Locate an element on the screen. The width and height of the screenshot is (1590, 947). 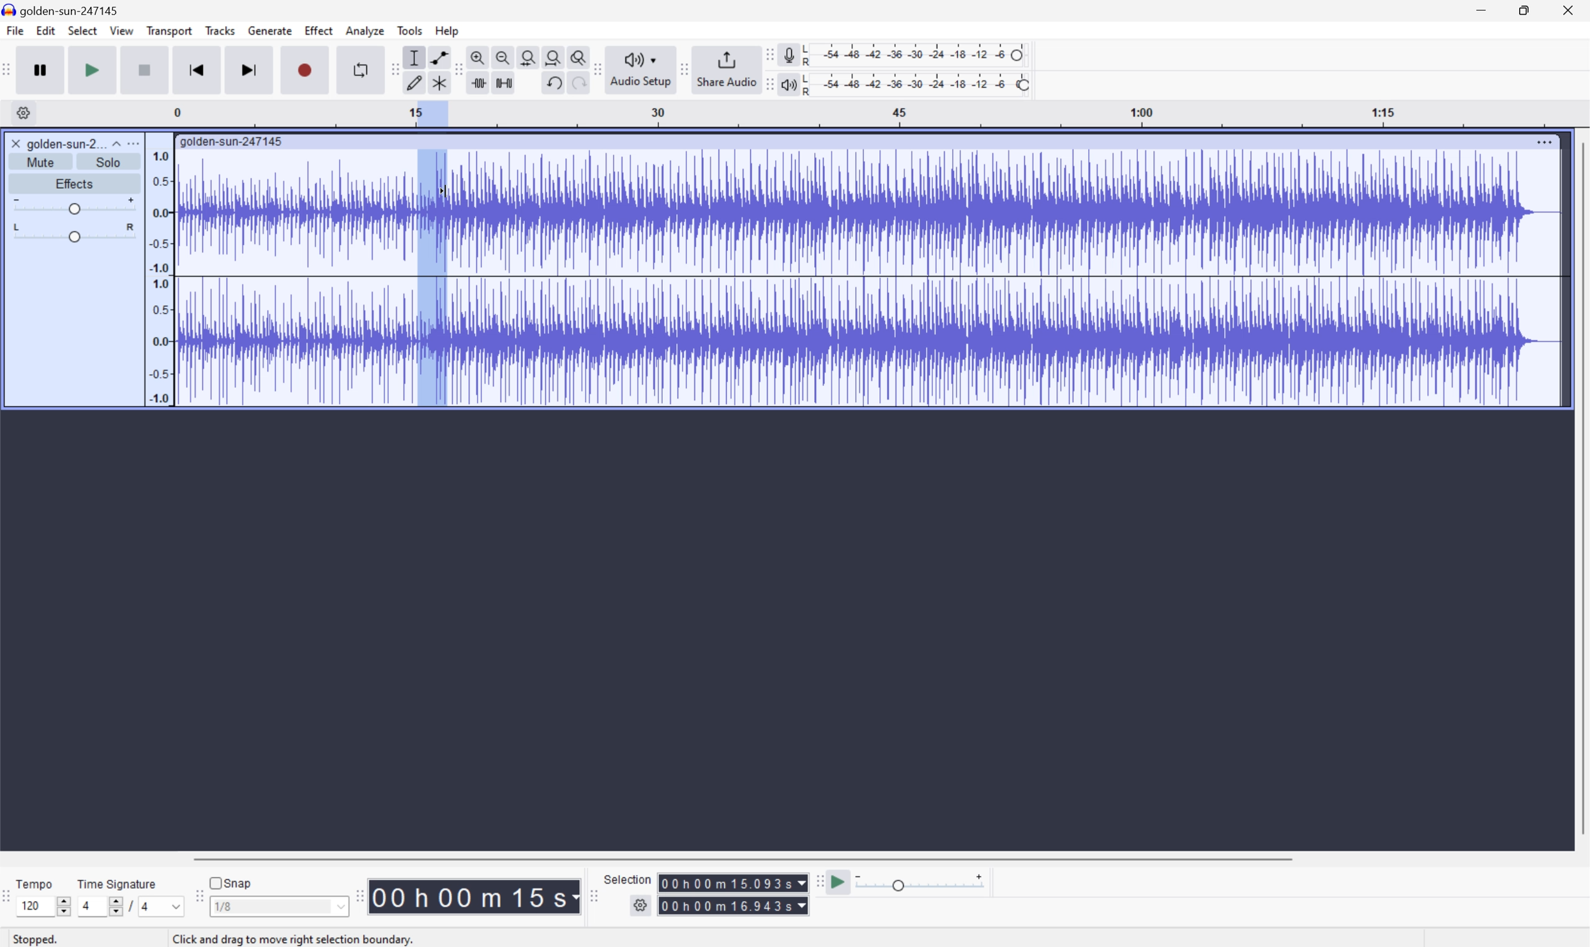
Trim audio outside selection is located at coordinates (476, 83).